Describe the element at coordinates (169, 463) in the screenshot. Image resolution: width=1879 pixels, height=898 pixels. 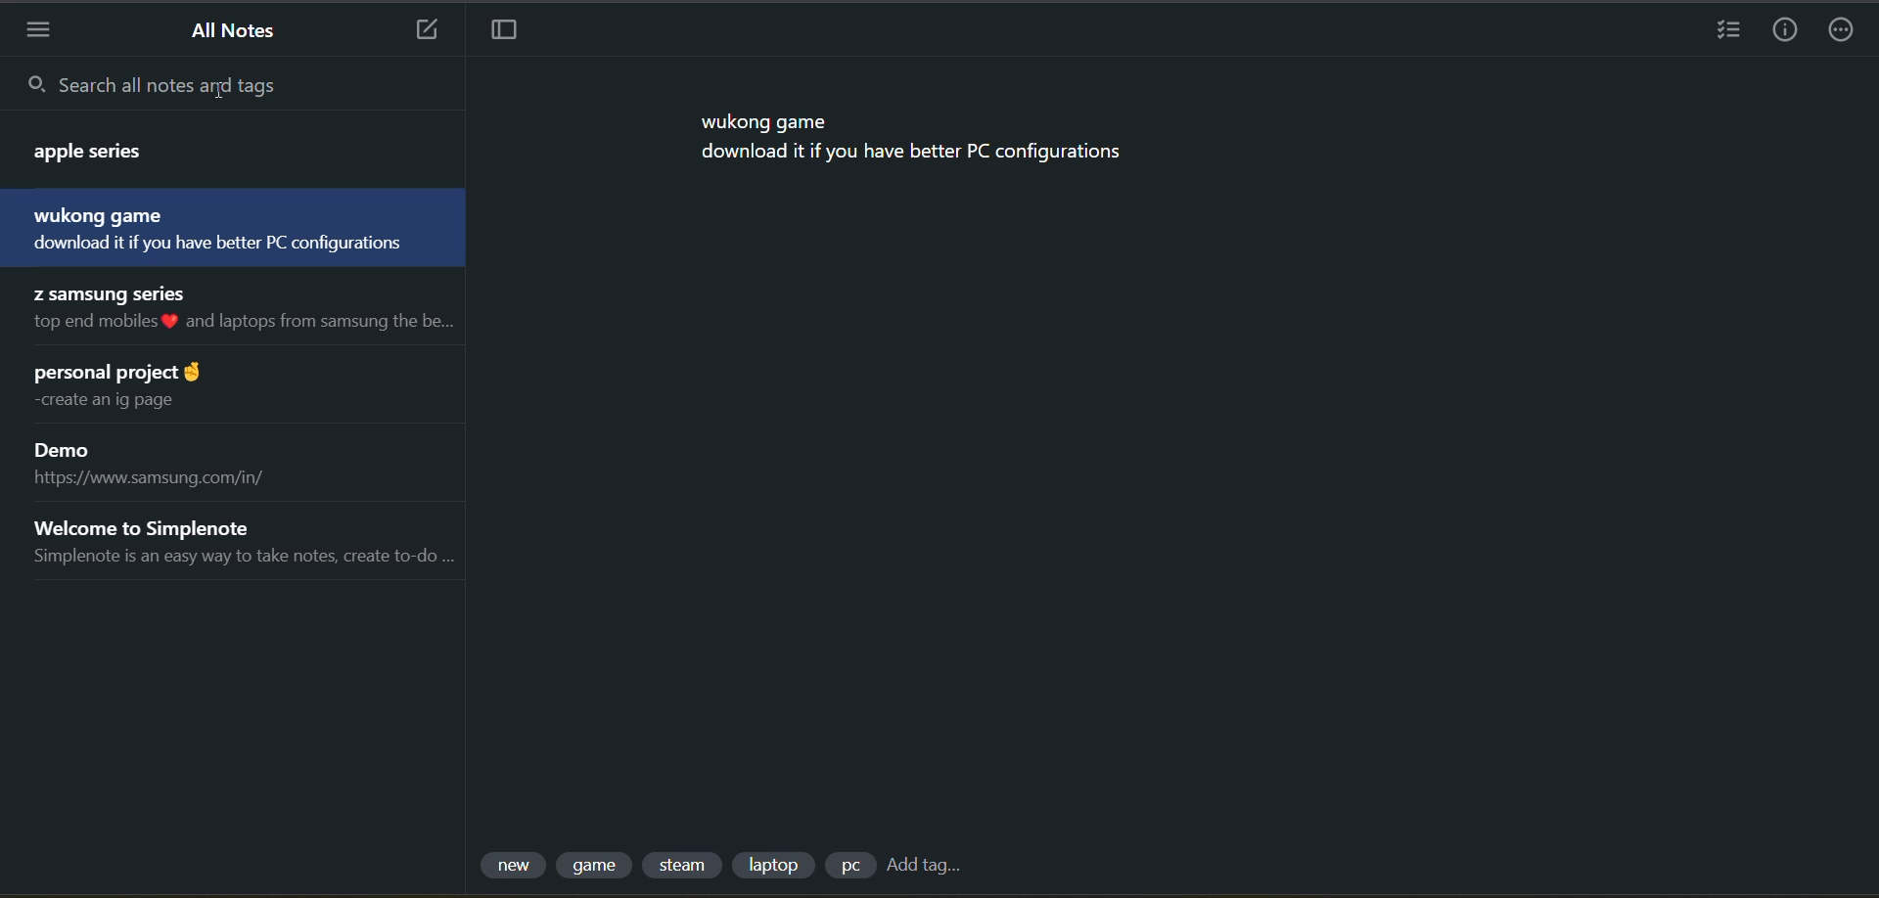
I see `note title and preview` at that location.